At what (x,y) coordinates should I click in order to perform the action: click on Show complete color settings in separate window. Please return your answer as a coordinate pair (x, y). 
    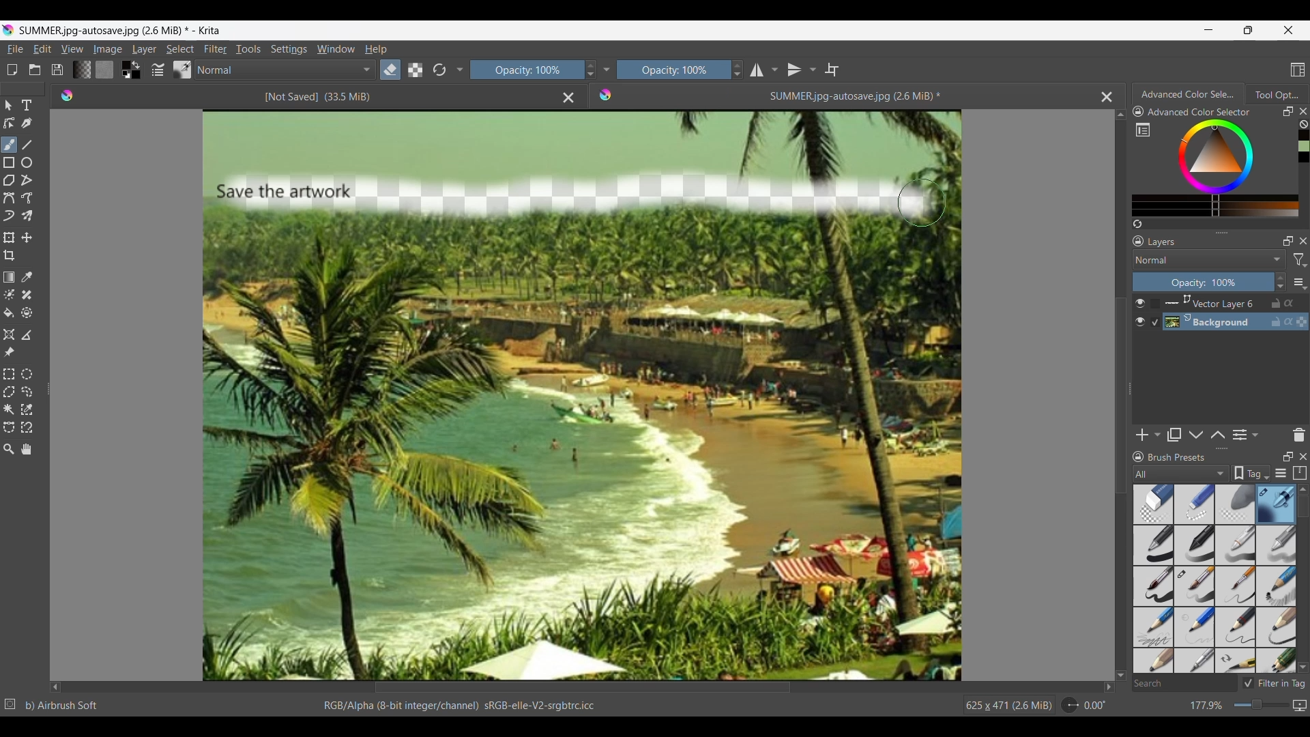
    Looking at the image, I should click on (1143, 129).